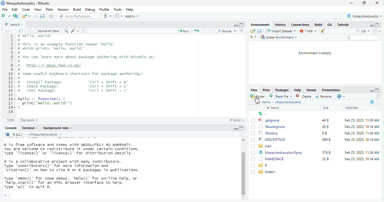 The width and height of the screenshot is (384, 202). I want to click on name, so click(273, 108).